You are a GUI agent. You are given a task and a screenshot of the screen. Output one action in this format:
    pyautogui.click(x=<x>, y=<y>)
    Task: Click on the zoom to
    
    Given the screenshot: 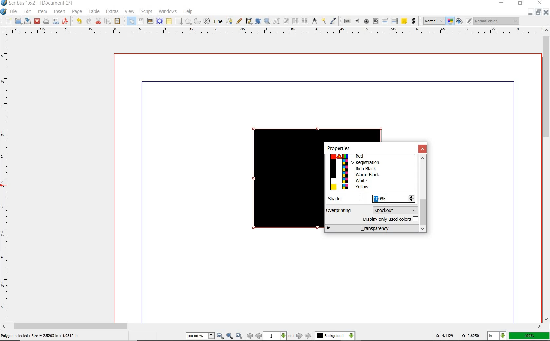 What is the action you would take?
    pyautogui.click(x=229, y=336)
    